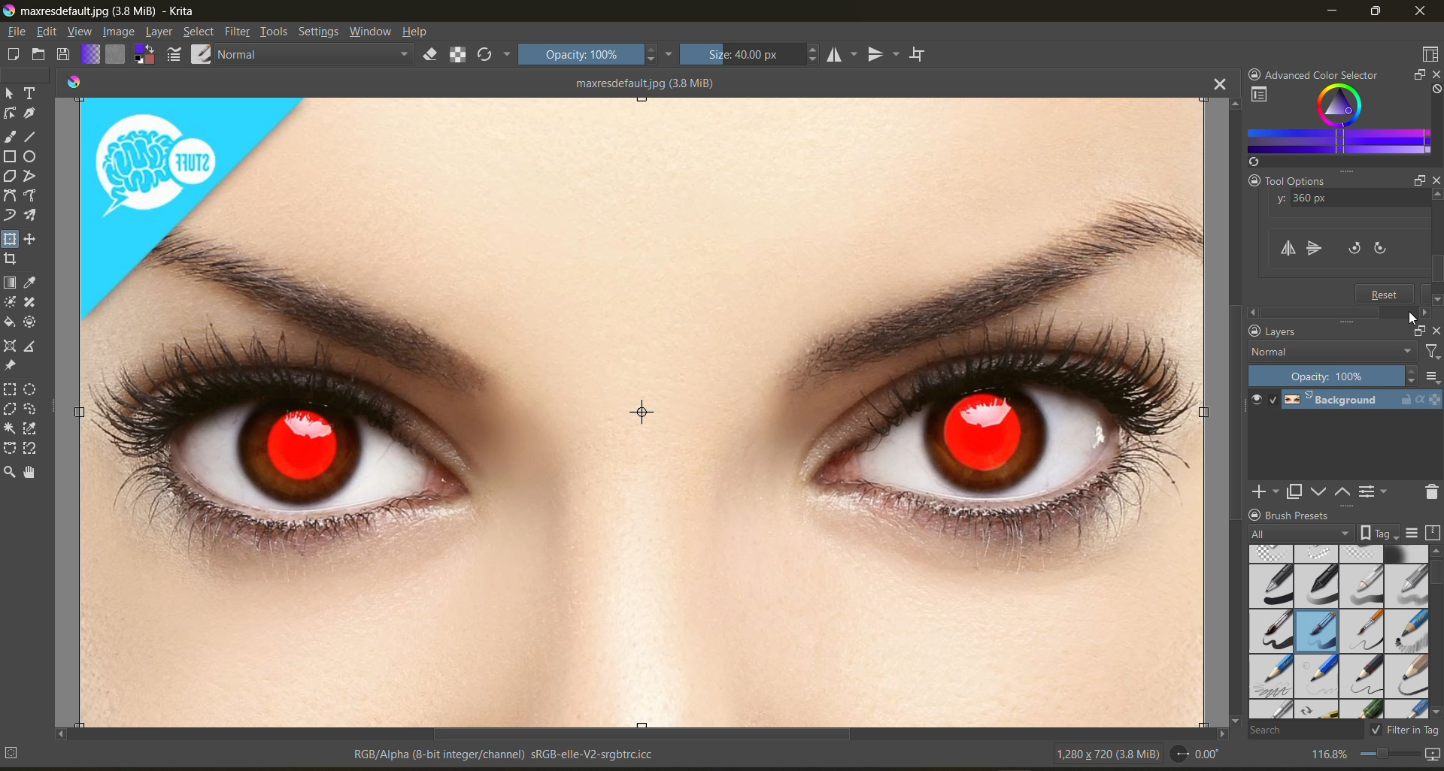 This screenshot has width=1444, height=771. What do you see at coordinates (1435, 186) in the screenshot?
I see `close` at bounding box center [1435, 186].